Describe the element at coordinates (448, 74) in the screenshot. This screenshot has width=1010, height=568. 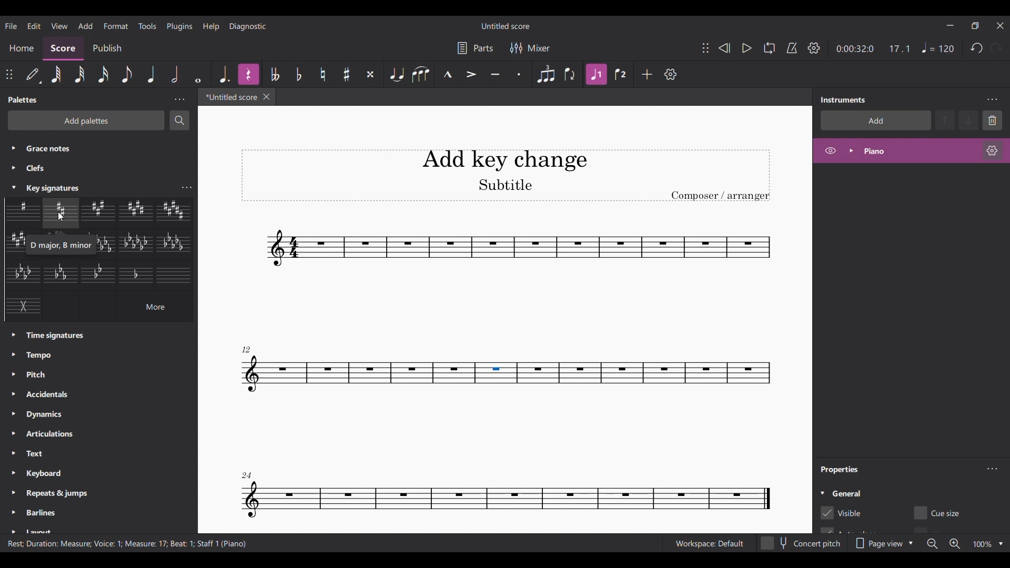
I see `Marcato` at that location.